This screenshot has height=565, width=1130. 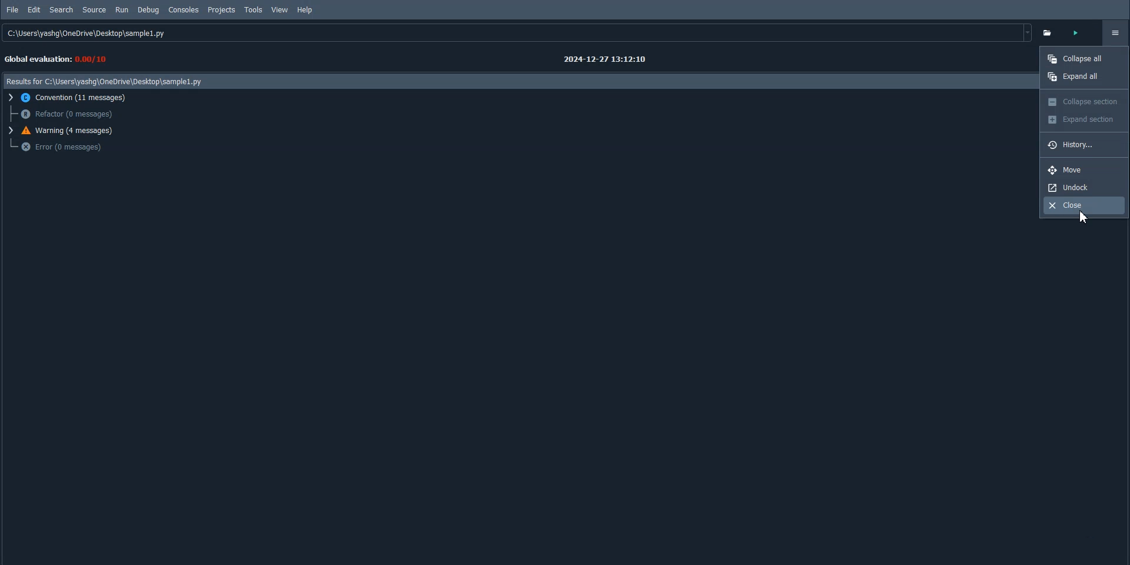 I want to click on Run code analysis, so click(x=1081, y=32).